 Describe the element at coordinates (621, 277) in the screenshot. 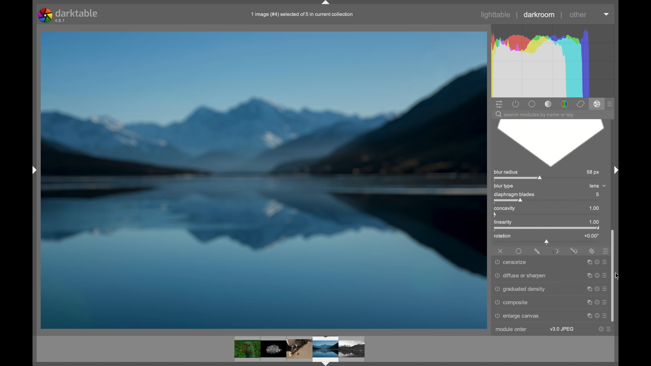

I see `cursor` at that location.